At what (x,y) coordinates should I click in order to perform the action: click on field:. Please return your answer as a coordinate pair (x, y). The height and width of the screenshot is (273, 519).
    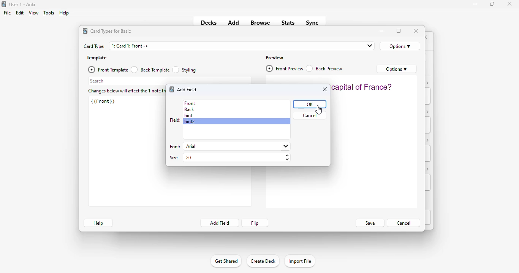
    Looking at the image, I should click on (174, 120).